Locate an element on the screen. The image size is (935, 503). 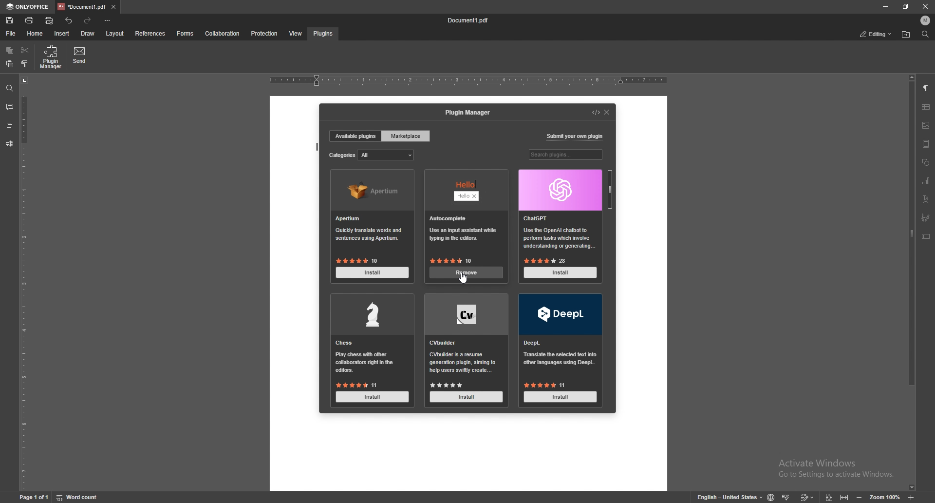
resize is located at coordinates (905, 6).